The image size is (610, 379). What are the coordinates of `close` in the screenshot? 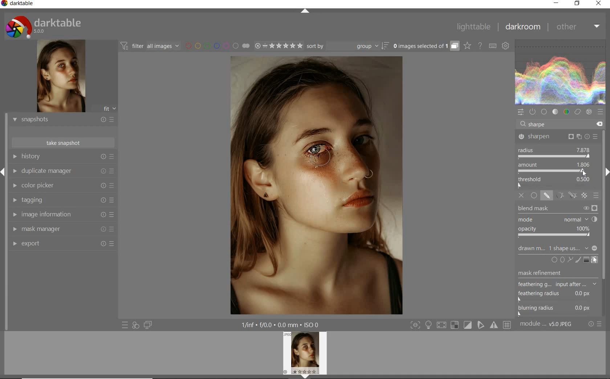 It's located at (599, 4).